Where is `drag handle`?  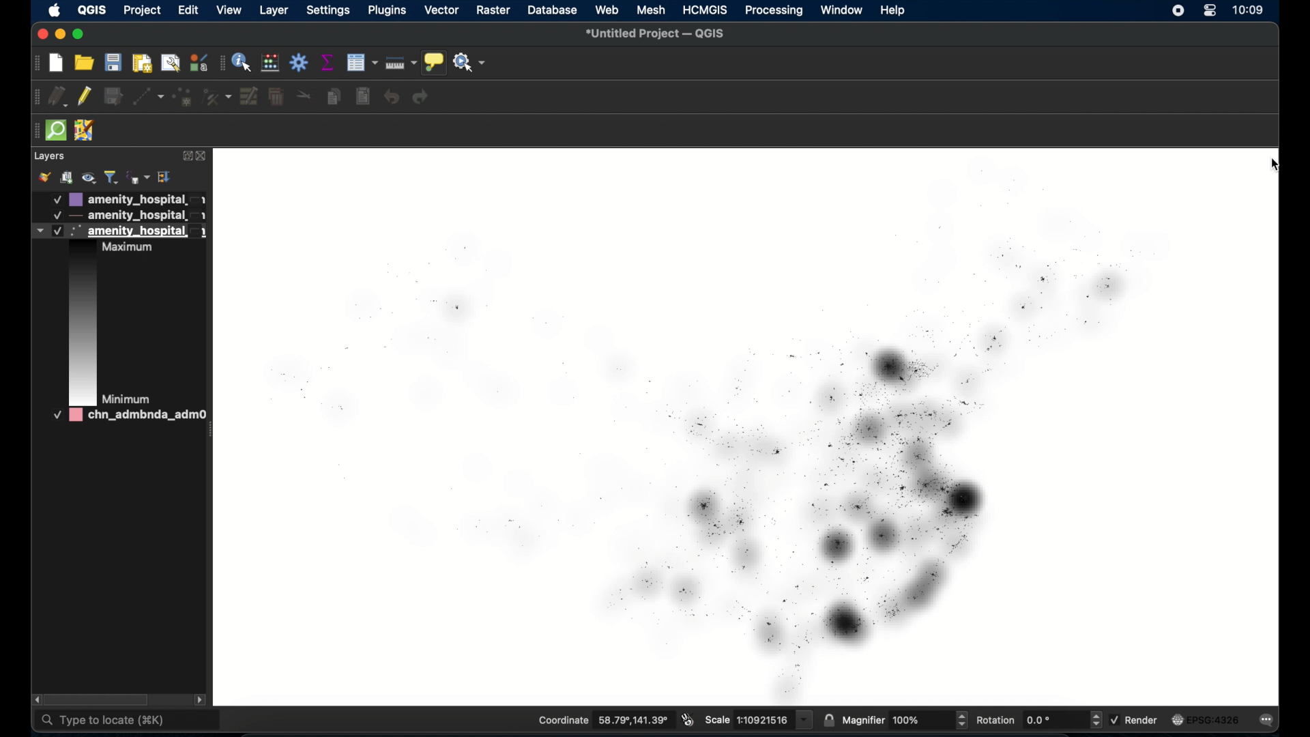 drag handle is located at coordinates (33, 131).